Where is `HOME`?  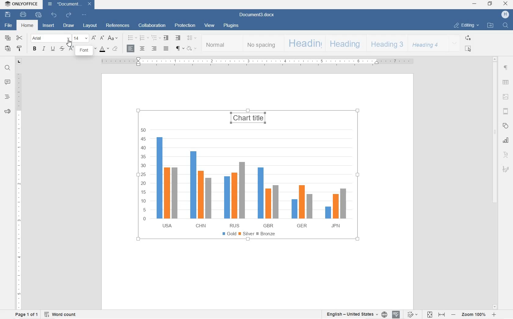
HOME is located at coordinates (27, 26).